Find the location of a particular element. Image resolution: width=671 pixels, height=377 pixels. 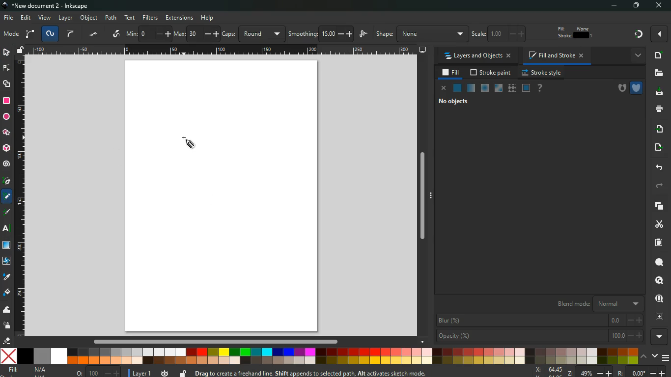

send is located at coordinates (659, 145).